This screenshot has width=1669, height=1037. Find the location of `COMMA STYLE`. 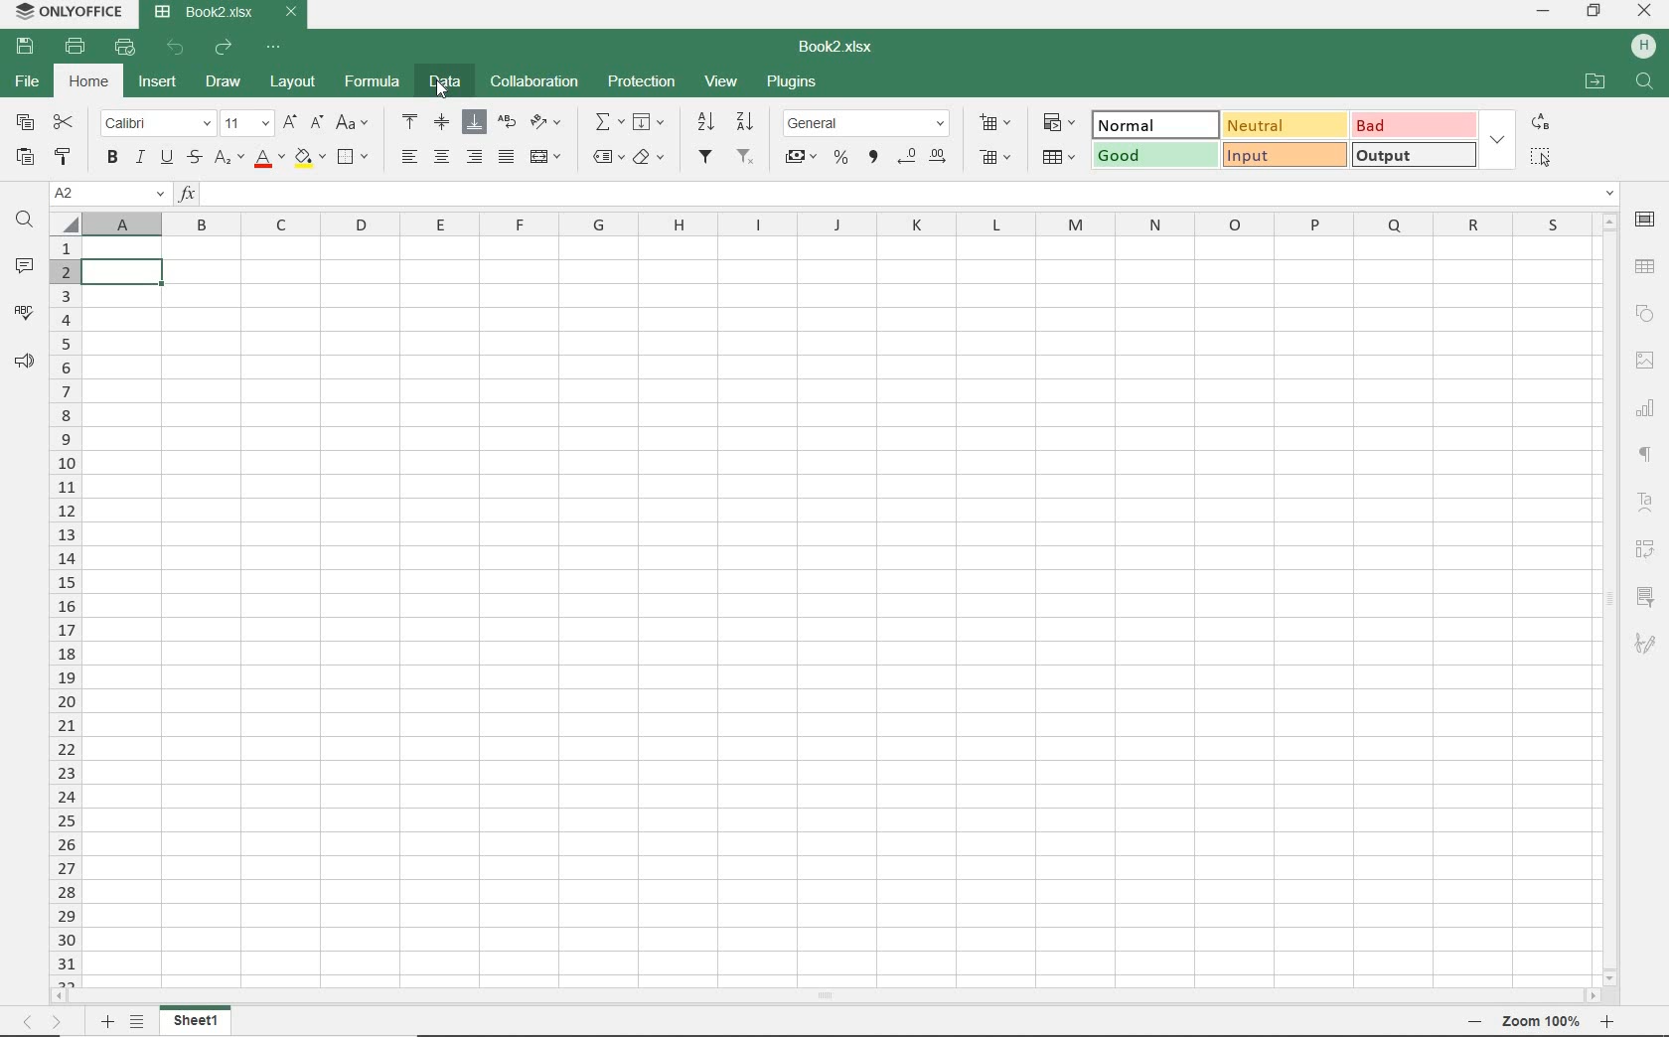

COMMA STYLE is located at coordinates (873, 159).